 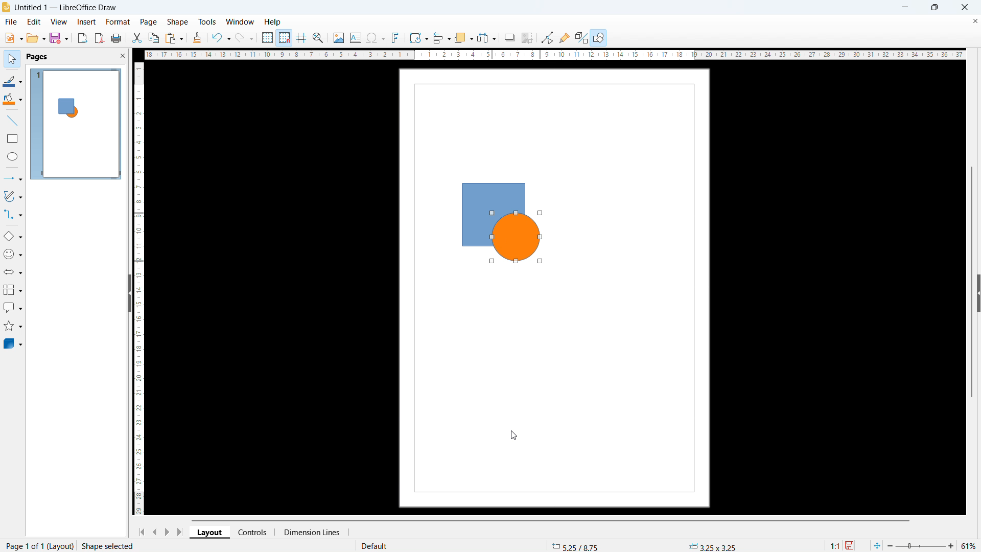 I want to click on go to first page, so click(x=141, y=532).